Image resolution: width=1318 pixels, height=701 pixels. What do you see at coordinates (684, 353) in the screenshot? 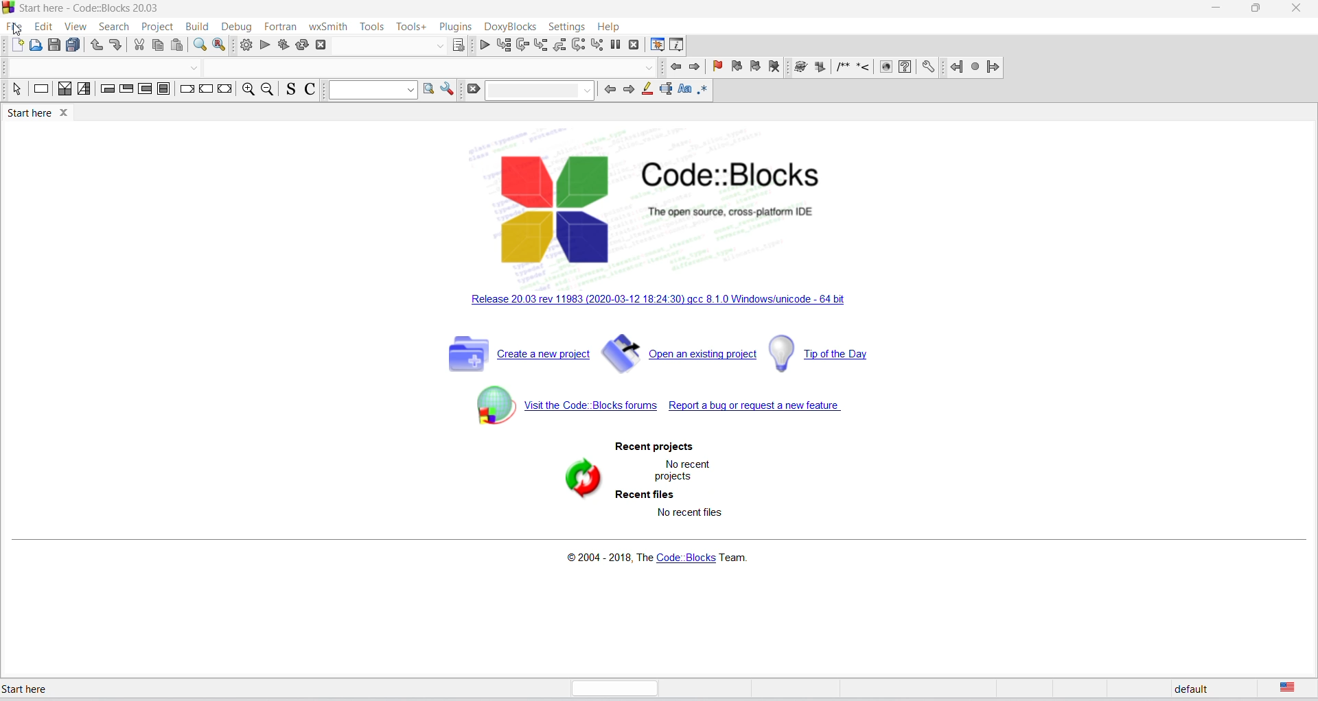
I see `open existing project` at bounding box center [684, 353].